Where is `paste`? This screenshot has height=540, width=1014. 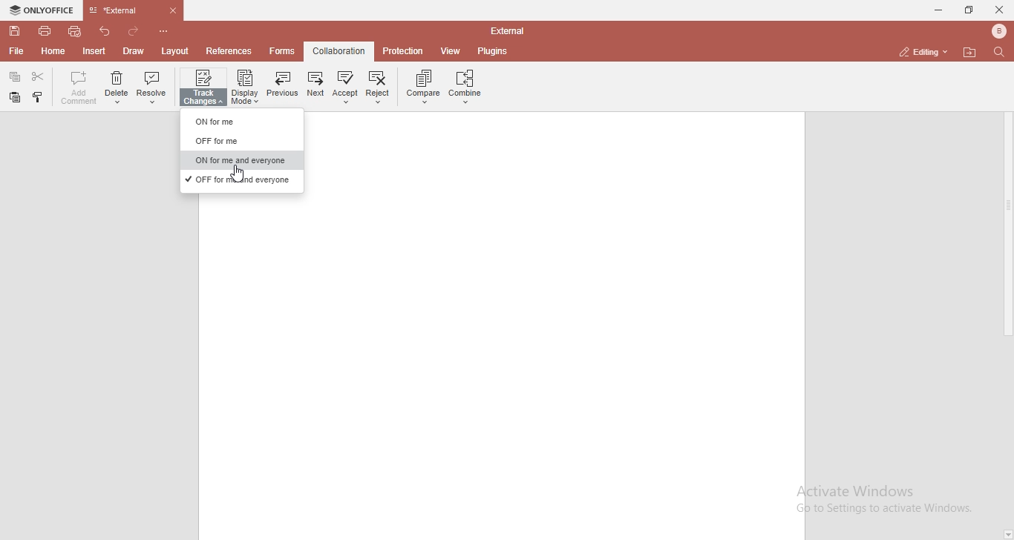 paste is located at coordinates (36, 96).